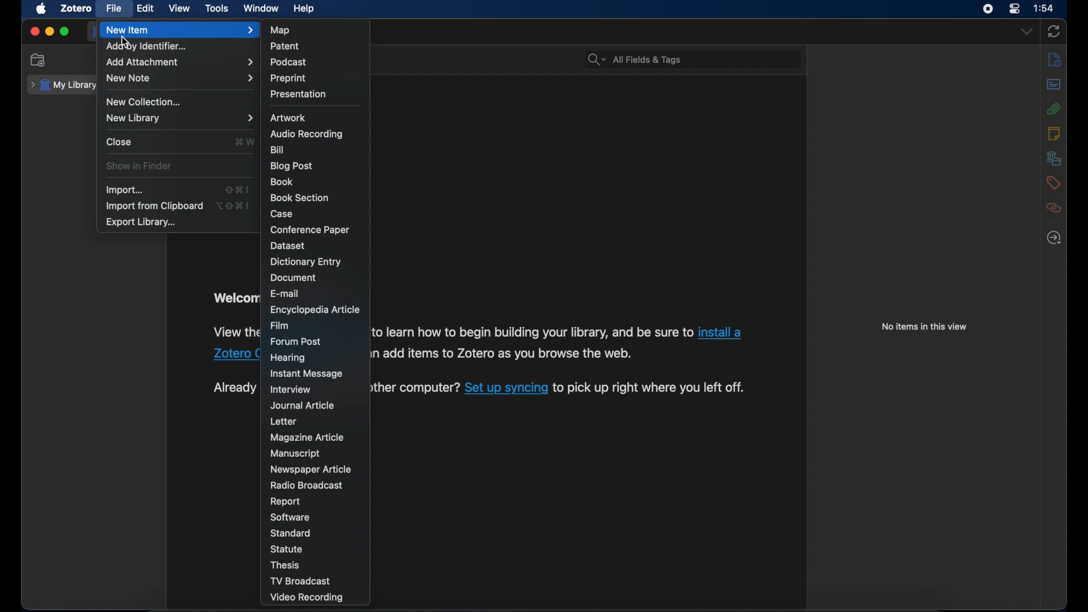  Describe the element at coordinates (180, 30) in the screenshot. I see `new item` at that location.